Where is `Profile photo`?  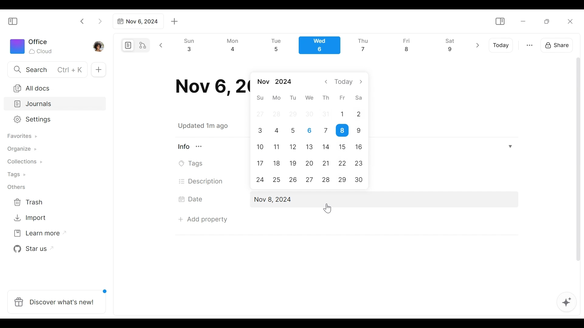 Profile photo is located at coordinates (99, 45).